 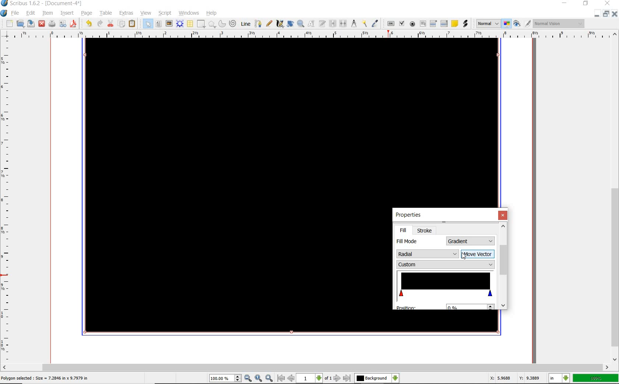 I want to click on scrollbar, so click(x=504, y=267).